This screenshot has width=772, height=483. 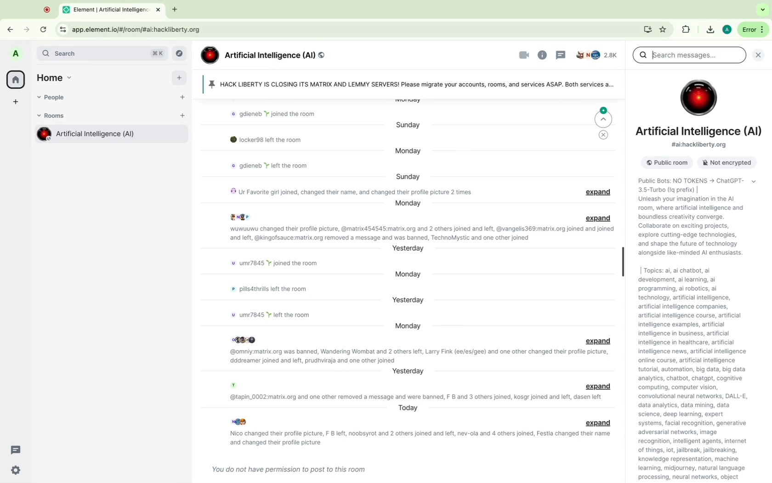 What do you see at coordinates (524, 55) in the screenshot?
I see `video` at bounding box center [524, 55].